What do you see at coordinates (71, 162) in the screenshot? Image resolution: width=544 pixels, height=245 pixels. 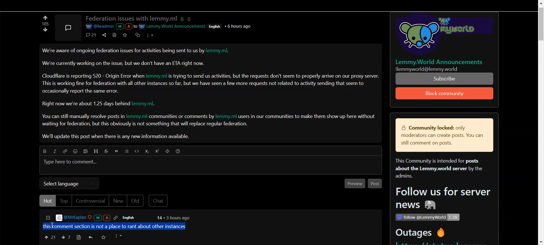 I see `Type here to comment...` at bounding box center [71, 162].